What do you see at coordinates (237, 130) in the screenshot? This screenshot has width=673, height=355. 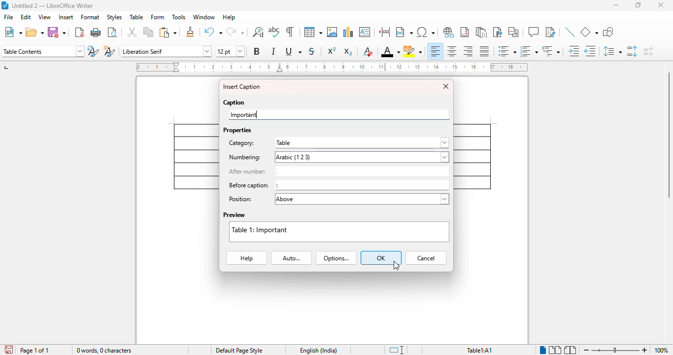 I see `properties` at bounding box center [237, 130].